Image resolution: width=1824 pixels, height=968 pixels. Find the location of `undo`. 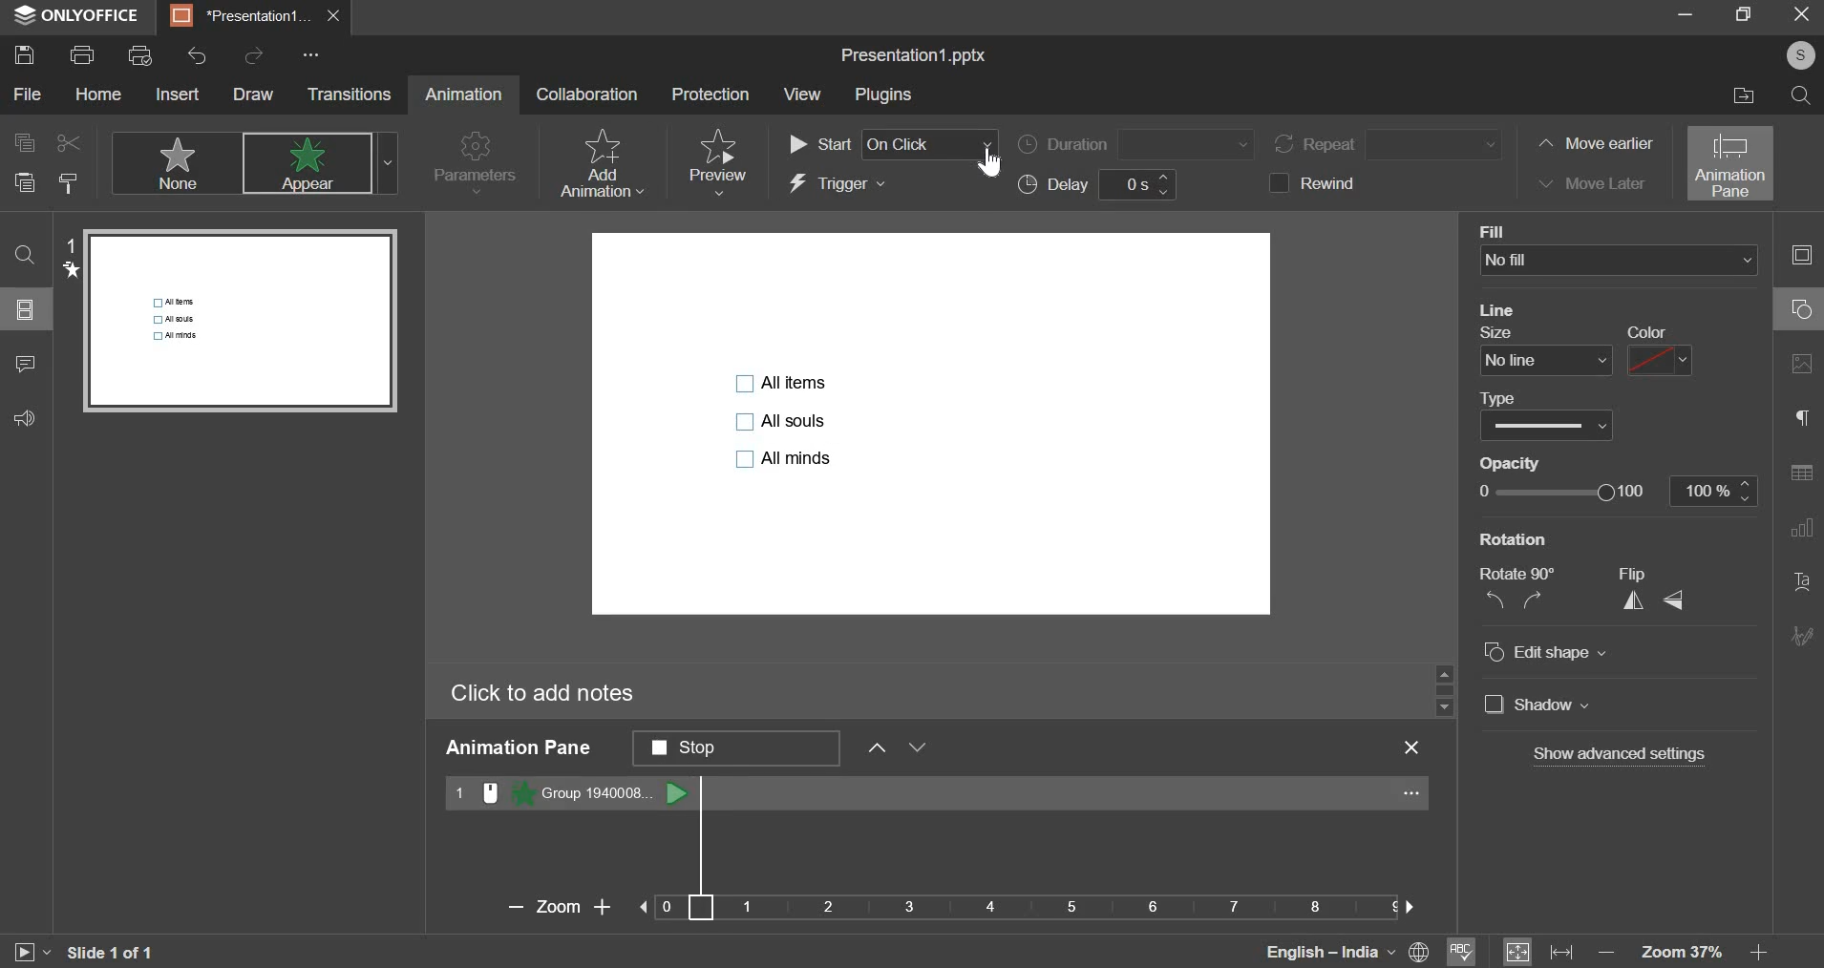

undo is located at coordinates (197, 56).